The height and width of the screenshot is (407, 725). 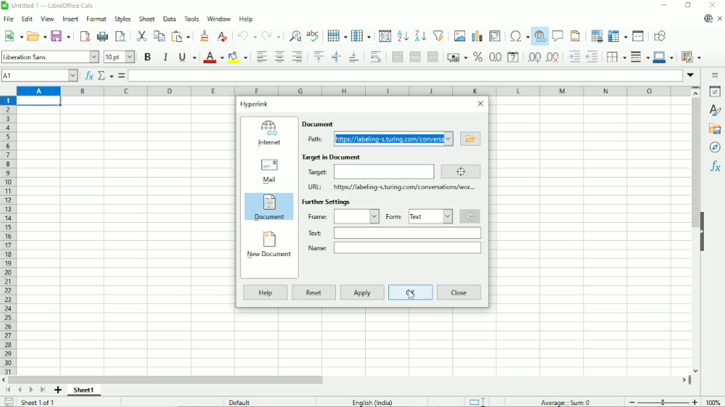 I want to click on Increase indent, so click(x=573, y=57).